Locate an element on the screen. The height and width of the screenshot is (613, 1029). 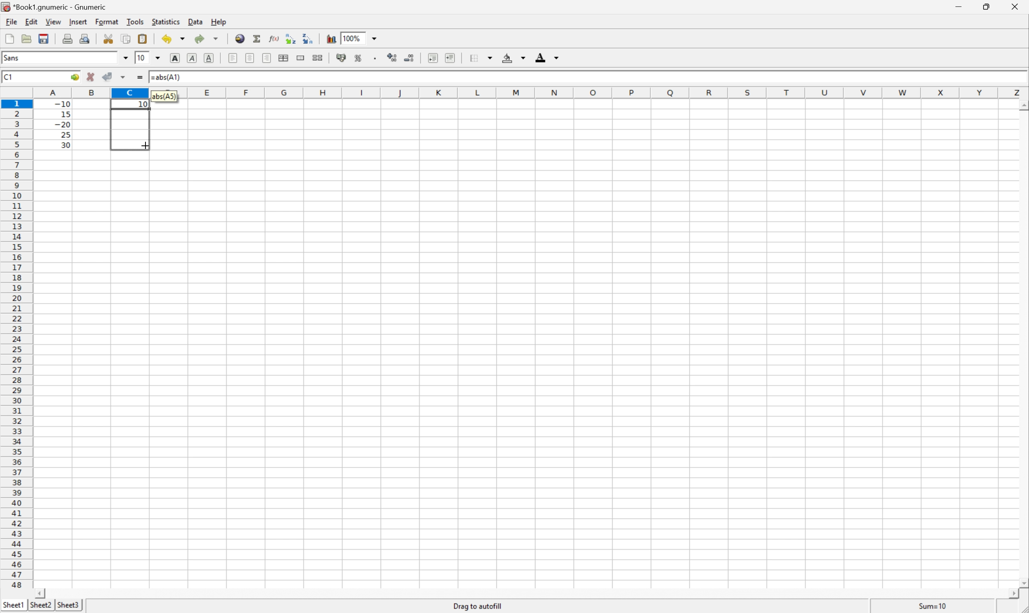
Restore down is located at coordinates (985, 7).